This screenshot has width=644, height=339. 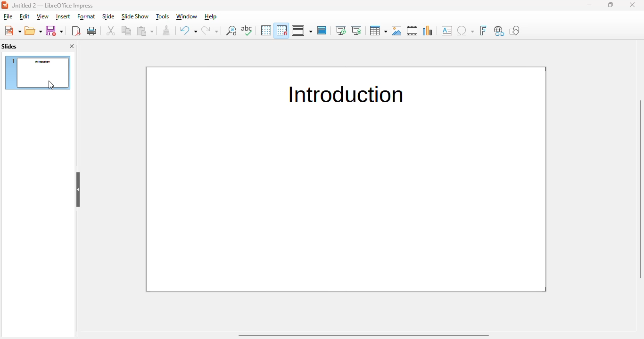 What do you see at coordinates (341, 31) in the screenshot?
I see `start from first slide` at bounding box center [341, 31].